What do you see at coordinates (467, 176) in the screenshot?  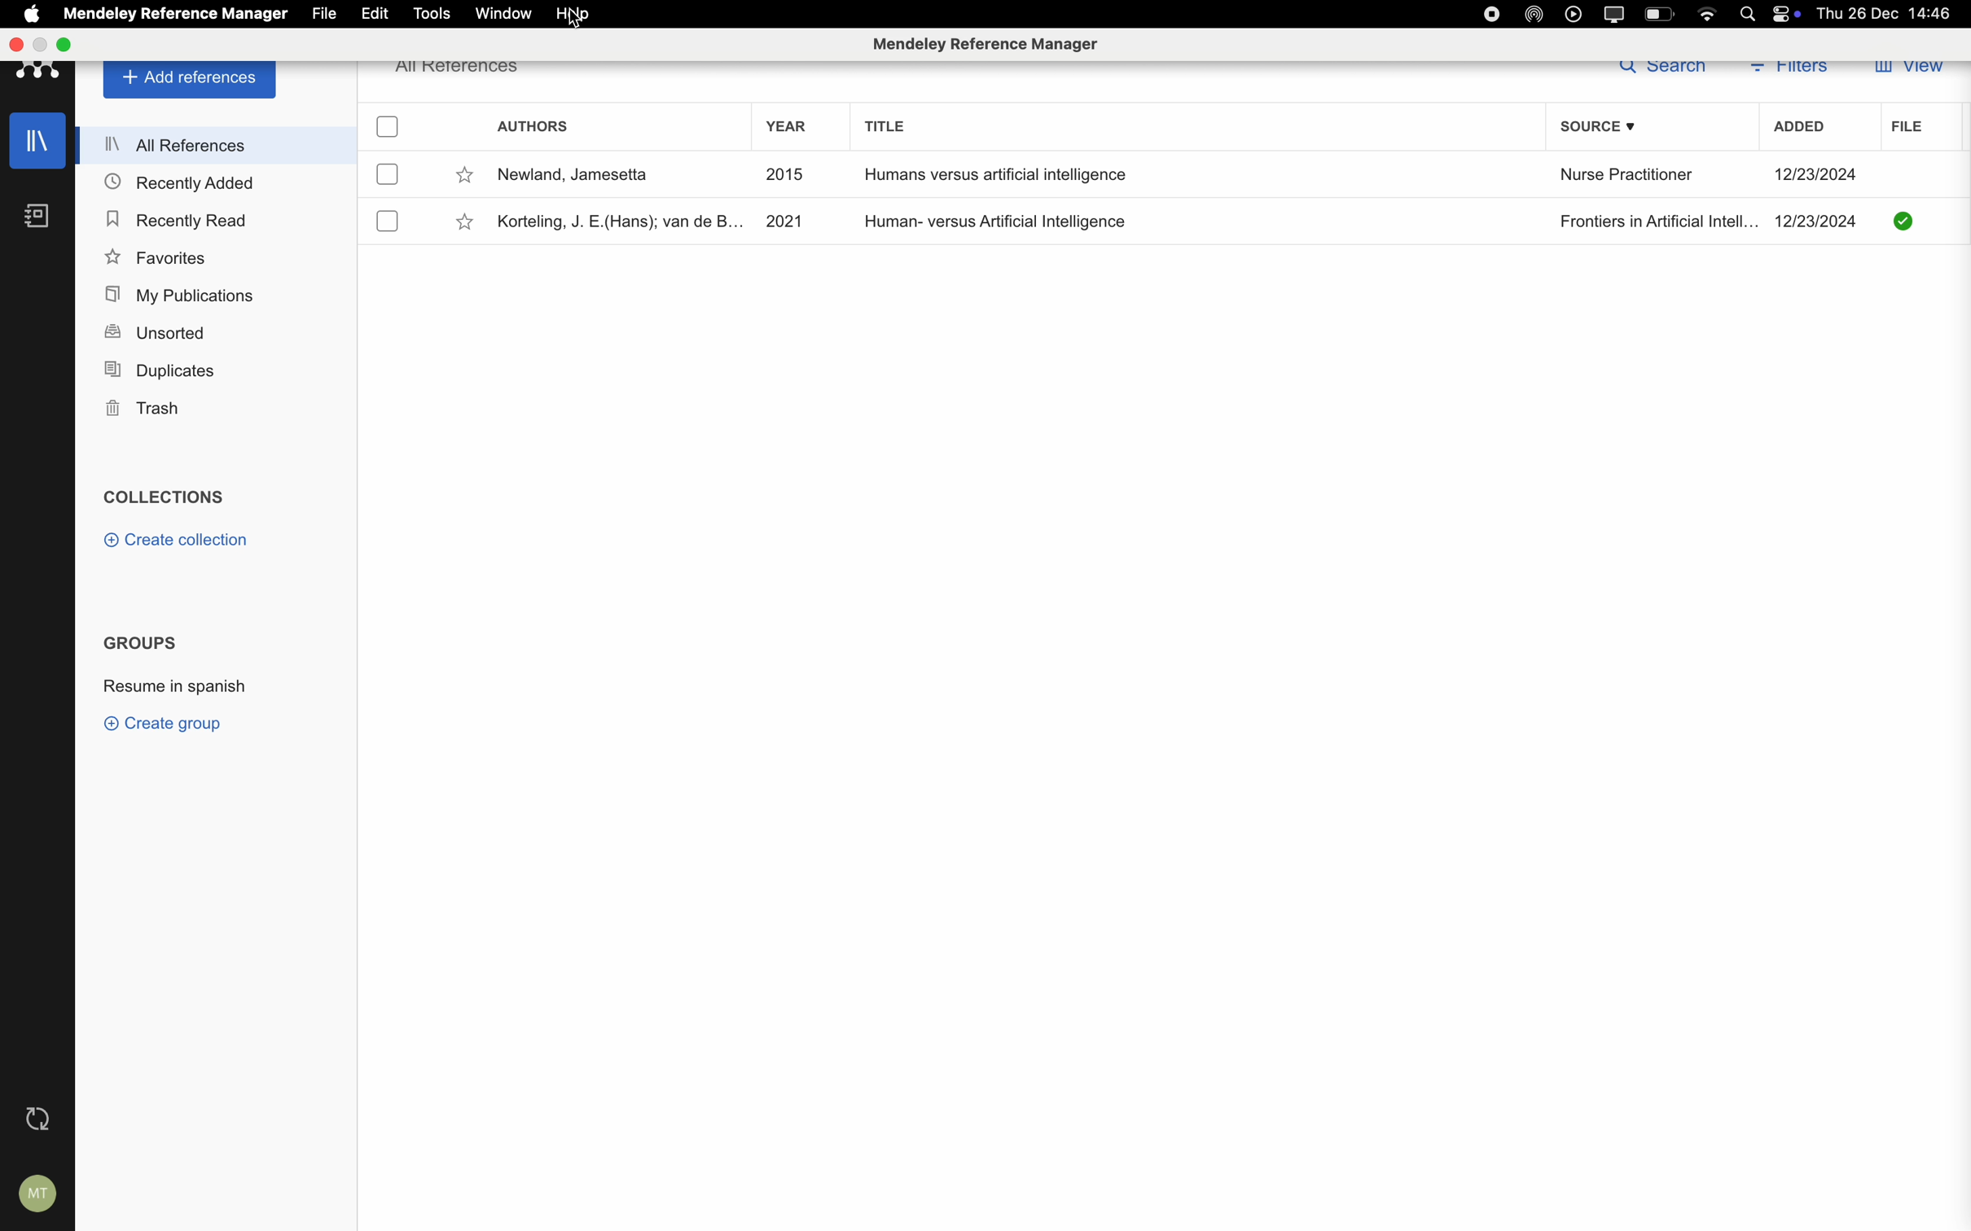 I see `favorite` at bounding box center [467, 176].